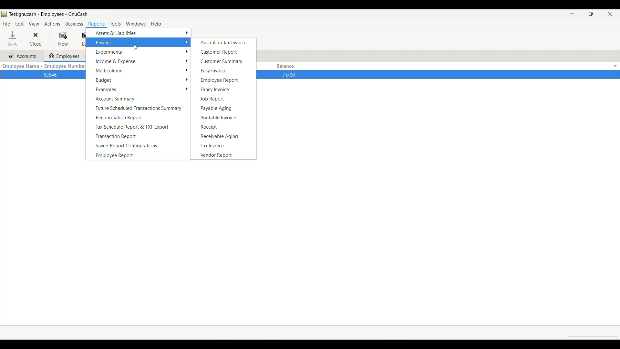 This screenshot has width=620, height=349. Describe the element at coordinates (223, 52) in the screenshot. I see `Customer report` at that location.